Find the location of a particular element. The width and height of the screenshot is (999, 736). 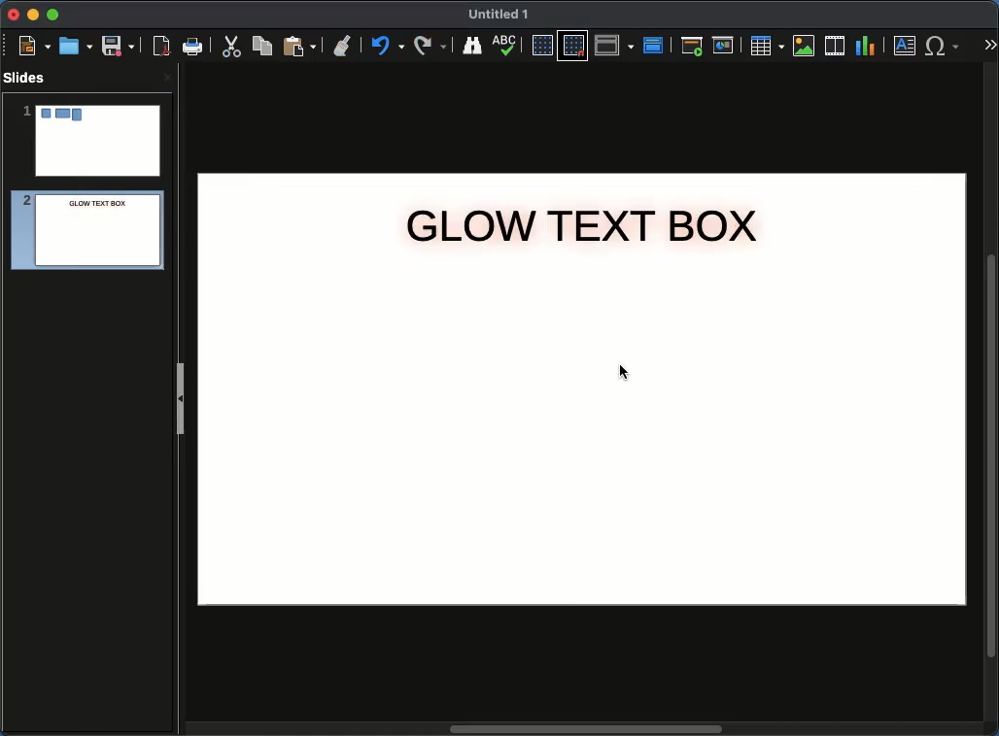

More is located at coordinates (989, 47).